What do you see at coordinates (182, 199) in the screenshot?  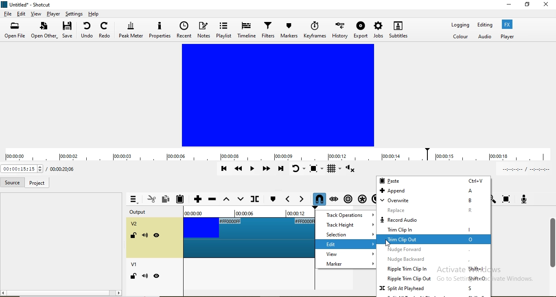 I see `Paste ` at bounding box center [182, 199].